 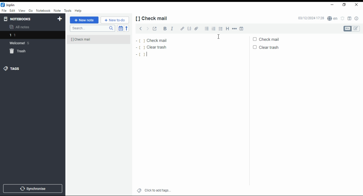 What do you see at coordinates (332, 5) in the screenshot?
I see `minimize` at bounding box center [332, 5].